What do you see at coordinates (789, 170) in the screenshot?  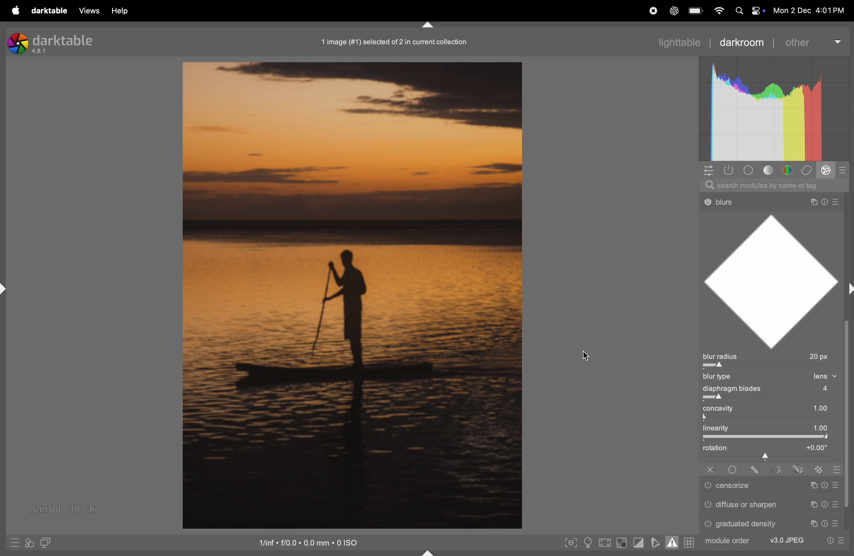 I see `color` at bounding box center [789, 170].